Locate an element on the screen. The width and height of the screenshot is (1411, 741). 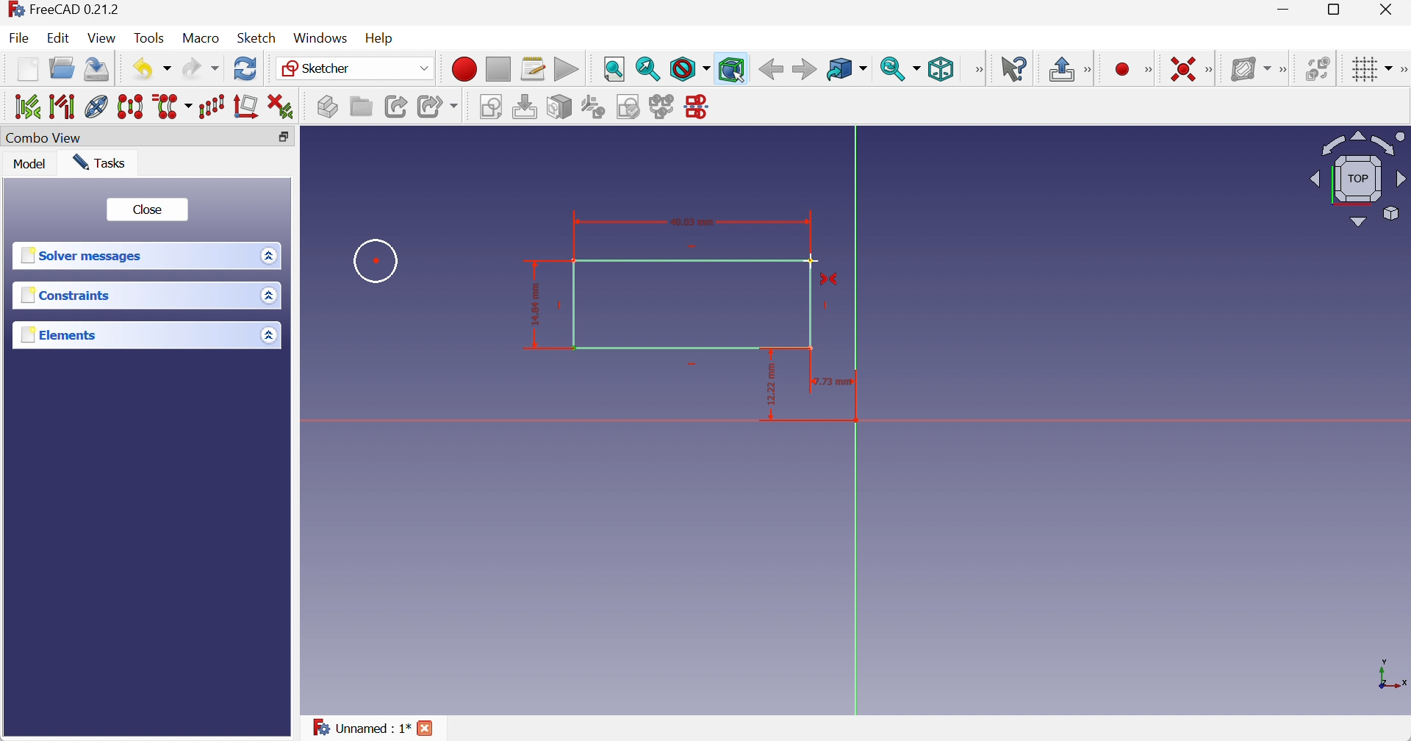
Redo is located at coordinates (201, 68).